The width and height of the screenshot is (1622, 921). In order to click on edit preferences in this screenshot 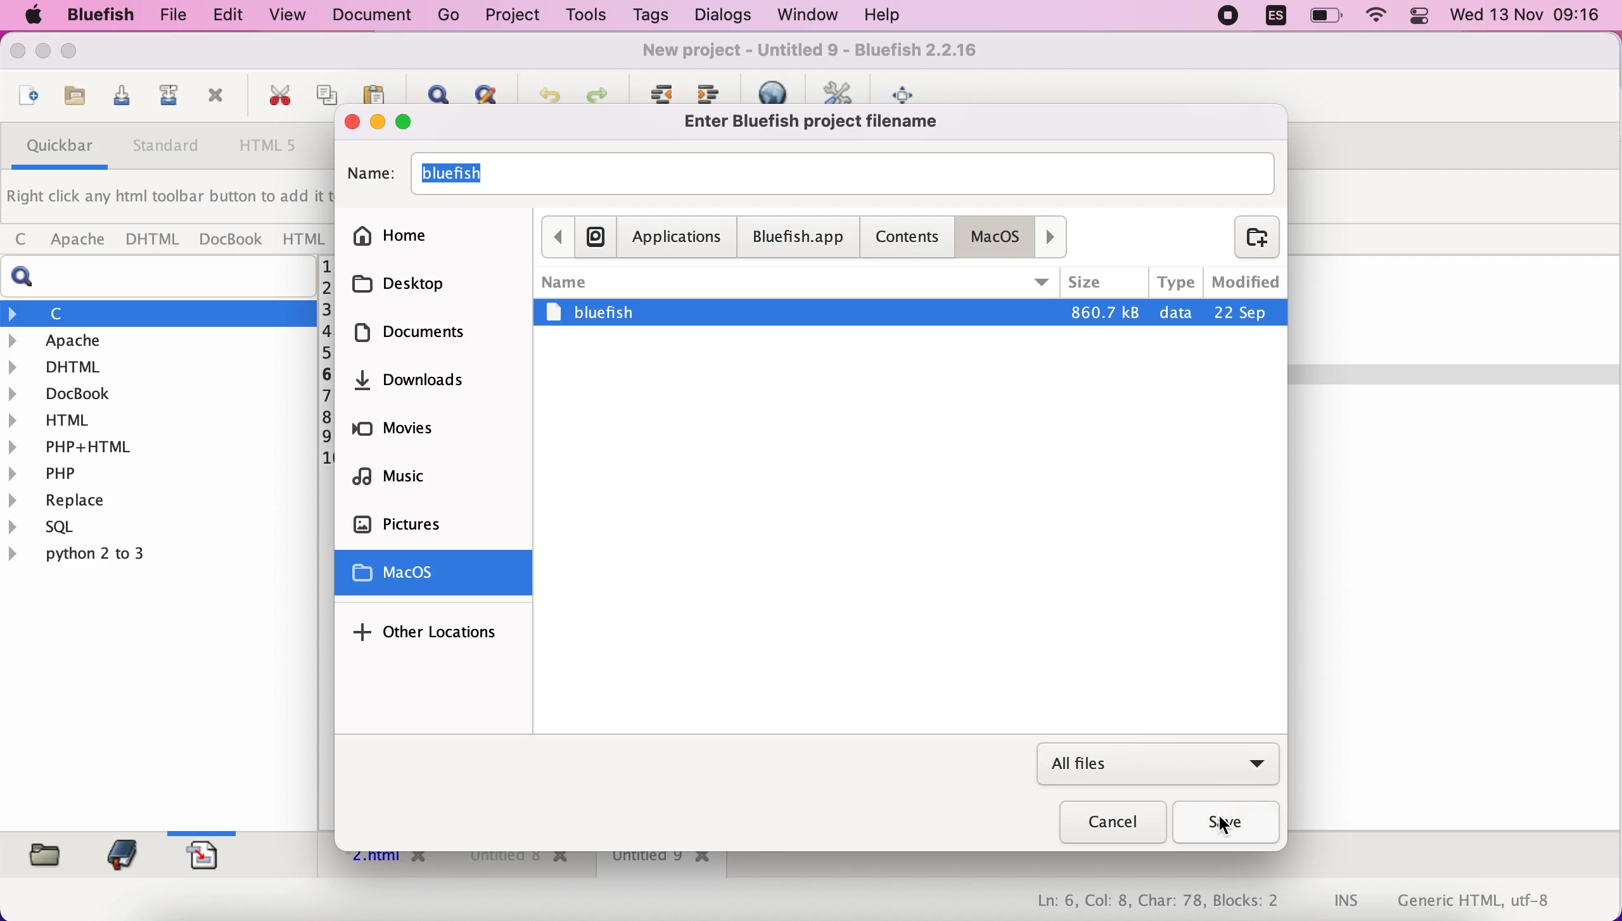, I will do `click(840, 91)`.